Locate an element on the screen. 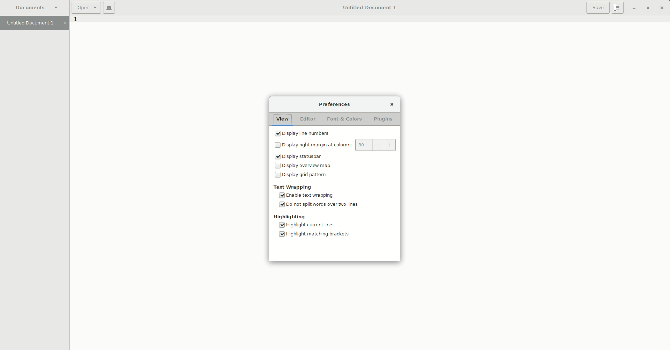  New is located at coordinates (109, 8).